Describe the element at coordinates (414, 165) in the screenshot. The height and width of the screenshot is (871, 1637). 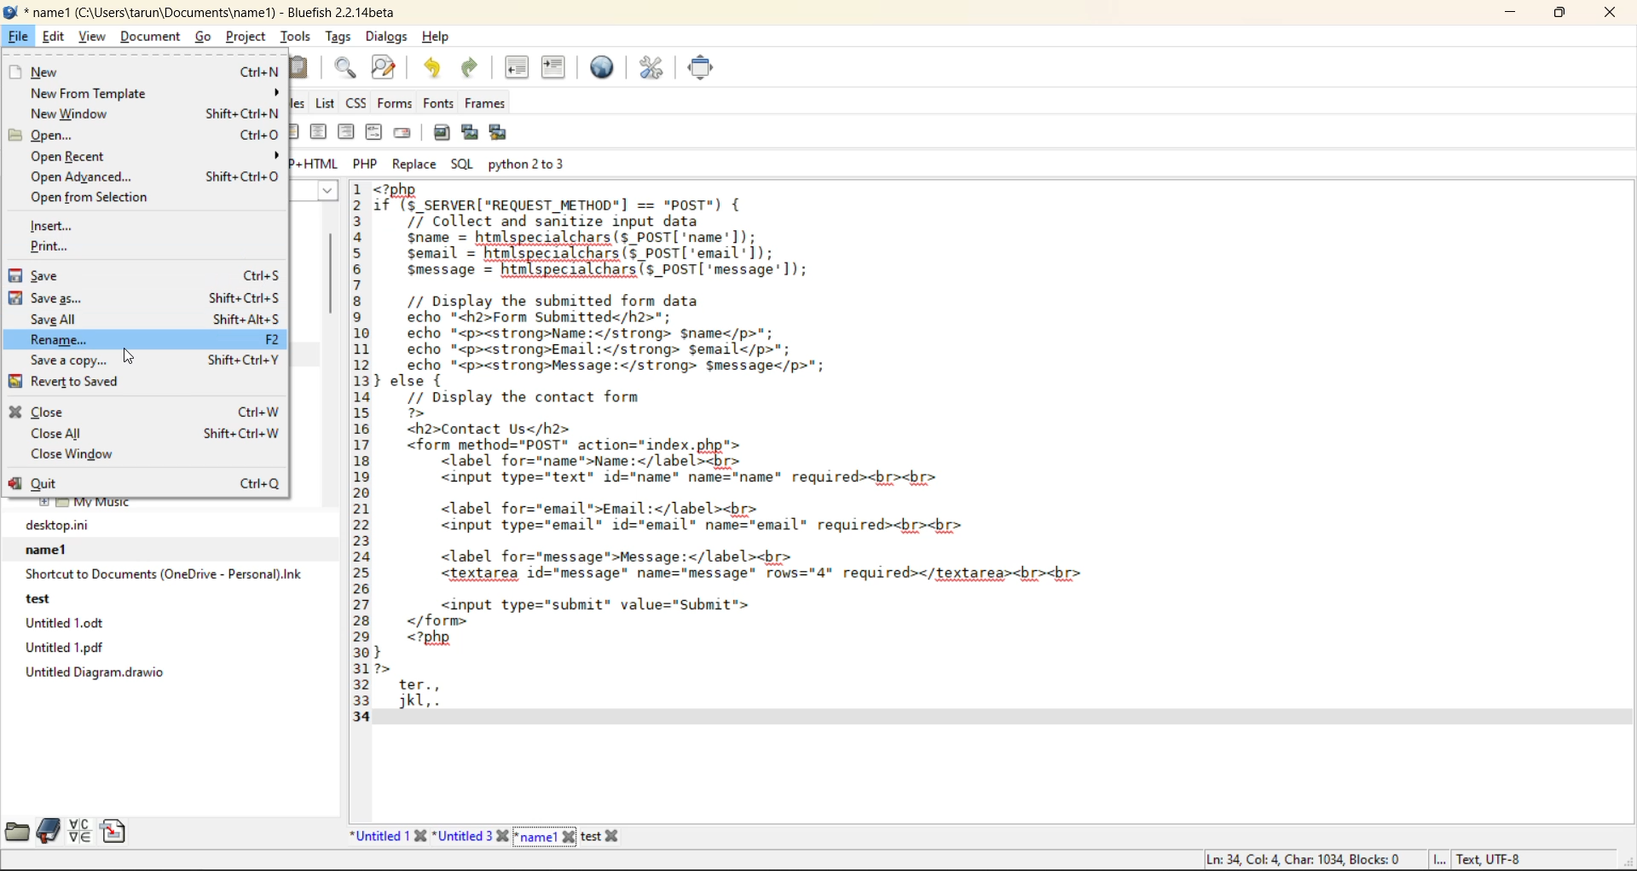
I see `replace` at that location.